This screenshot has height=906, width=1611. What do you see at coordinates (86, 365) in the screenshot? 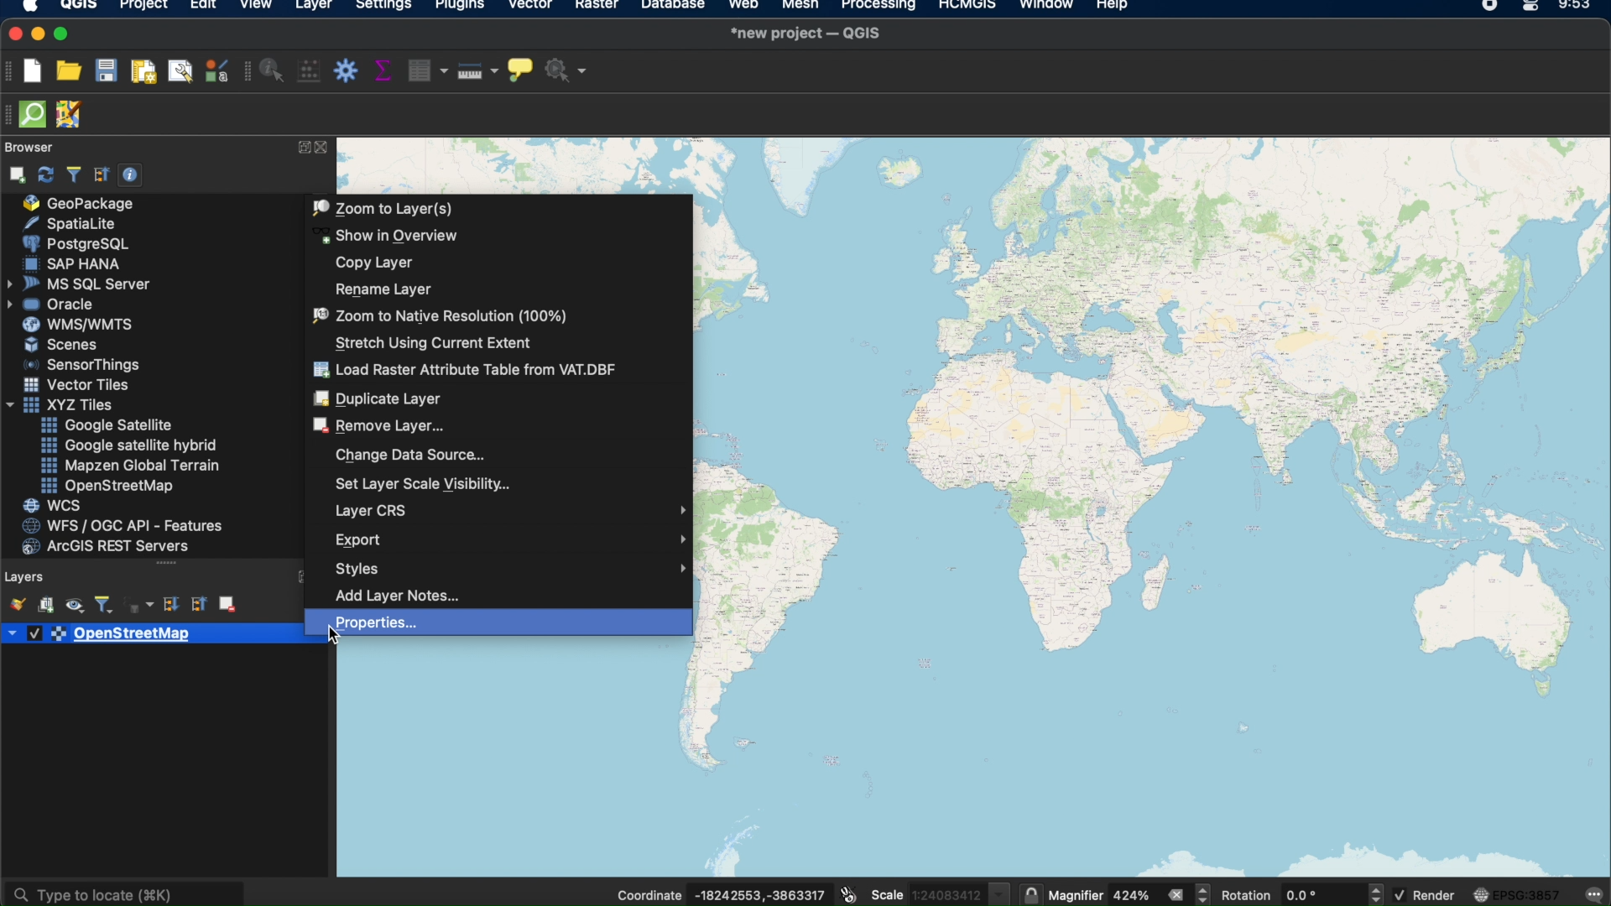
I see `sensor things` at bounding box center [86, 365].